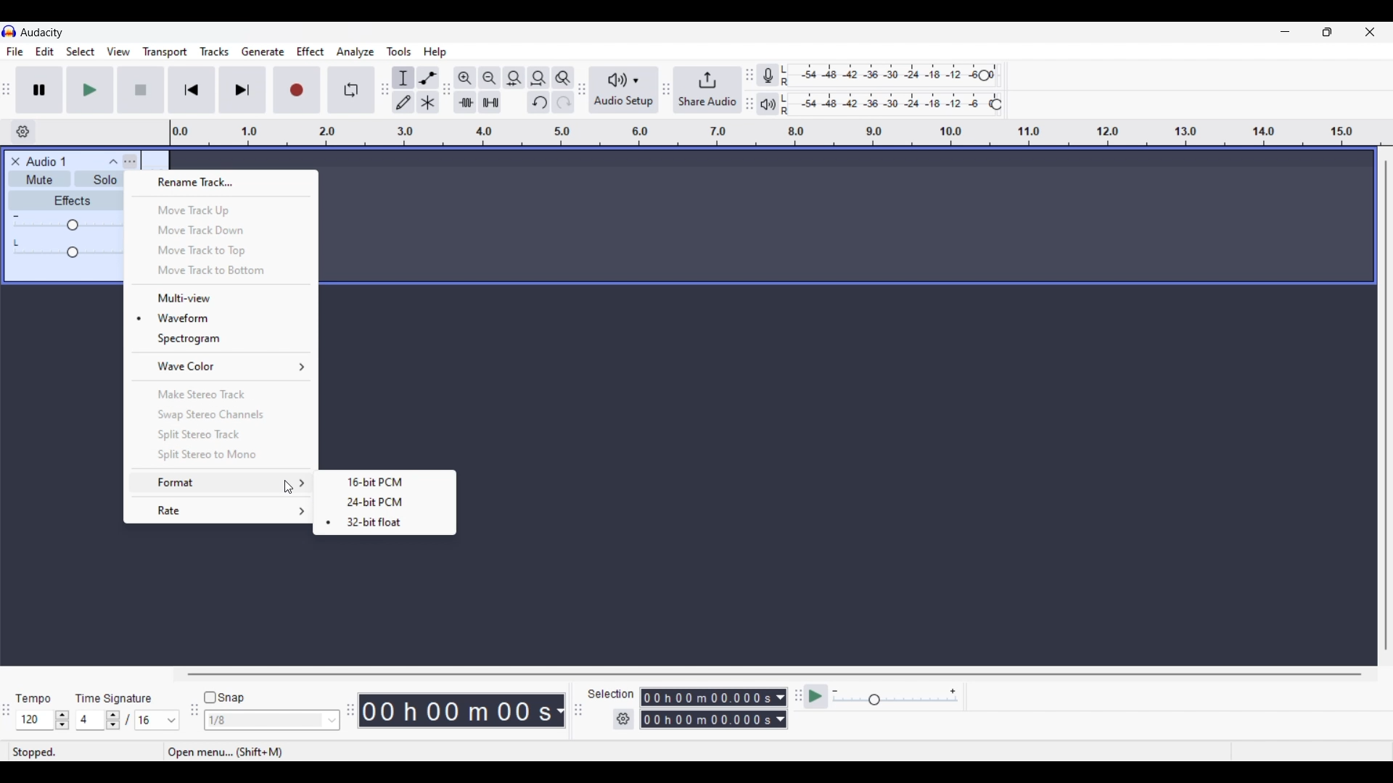 The height and width of the screenshot is (783, 1393). I want to click on Record/Record new track, so click(297, 89).